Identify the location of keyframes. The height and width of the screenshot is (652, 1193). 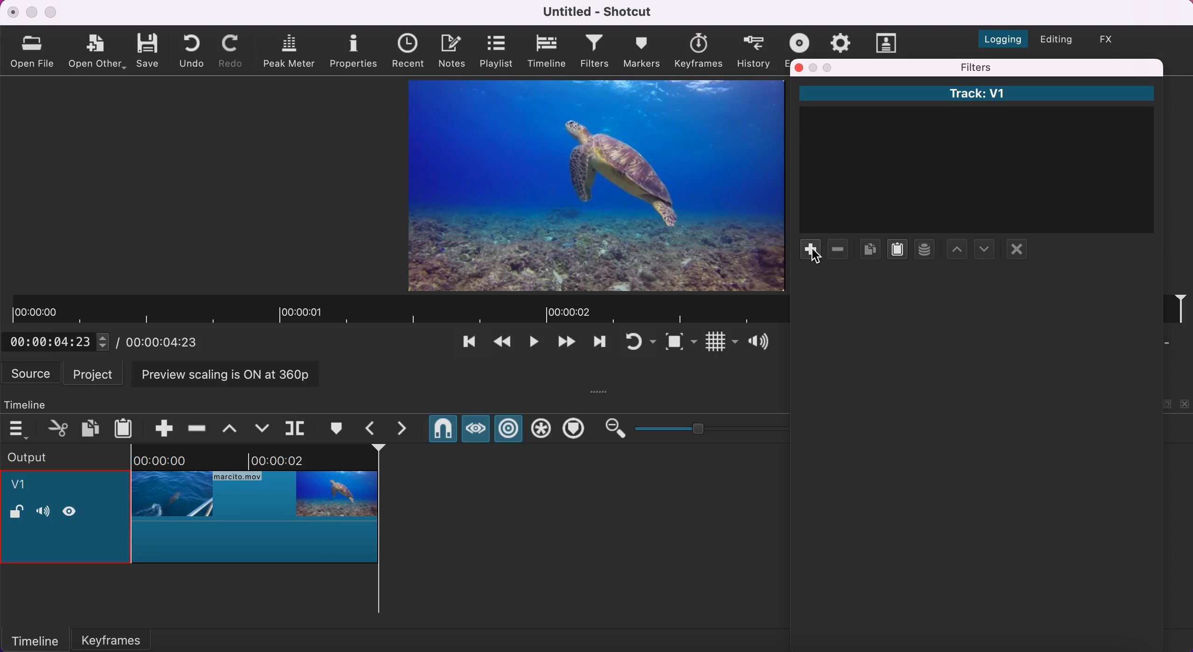
(123, 637).